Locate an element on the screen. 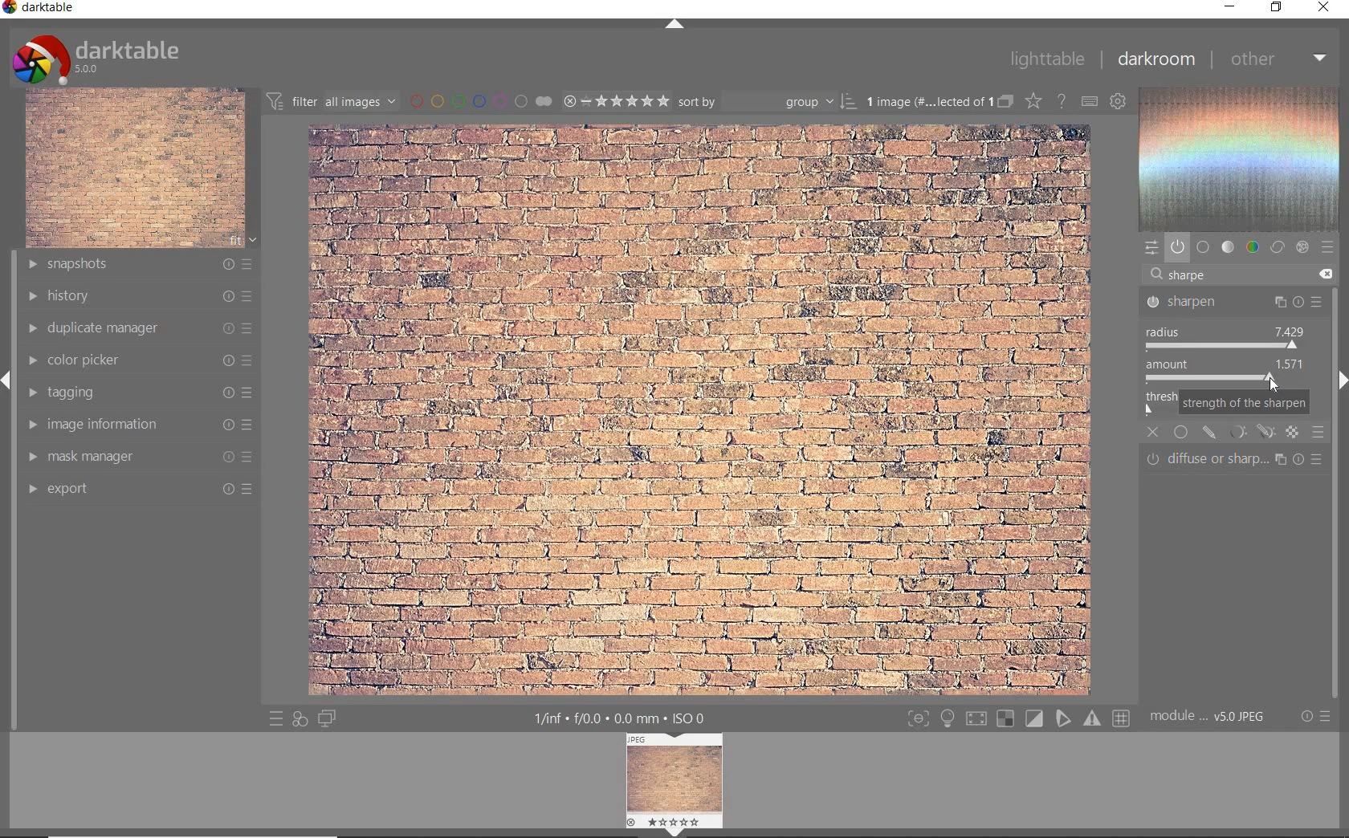  STRENGTH OF THE SHARPEN is located at coordinates (1242, 403).